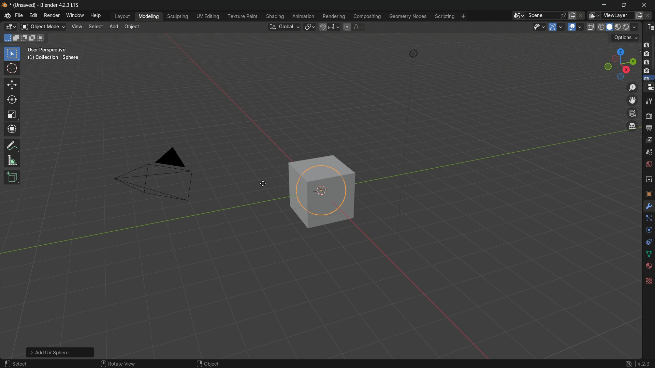  Describe the element at coordinates (13, 161) in the screenshot. I see `measure` at that location.